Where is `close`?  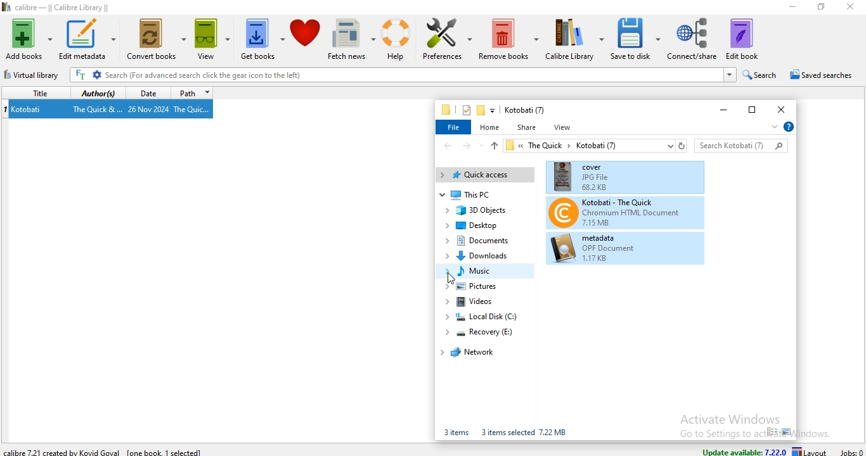
close is located at coordinates (783, 108).